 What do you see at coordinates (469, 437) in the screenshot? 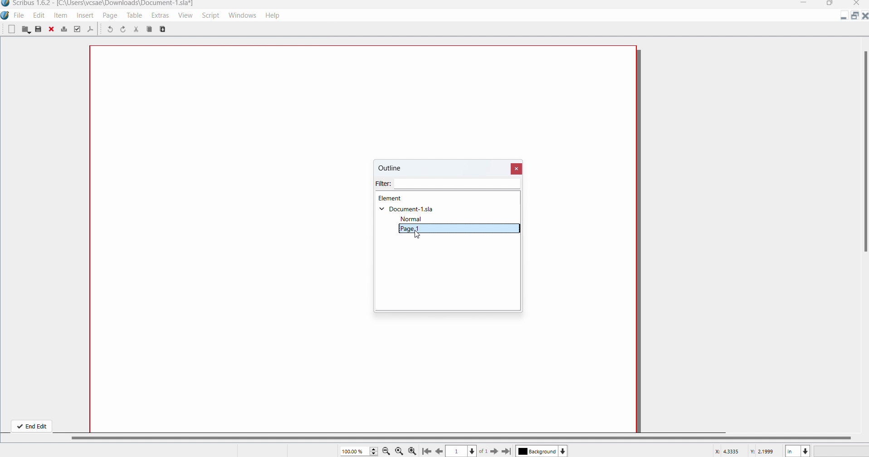
I see `vertical scroll bar` at bounding box center [469, 437].